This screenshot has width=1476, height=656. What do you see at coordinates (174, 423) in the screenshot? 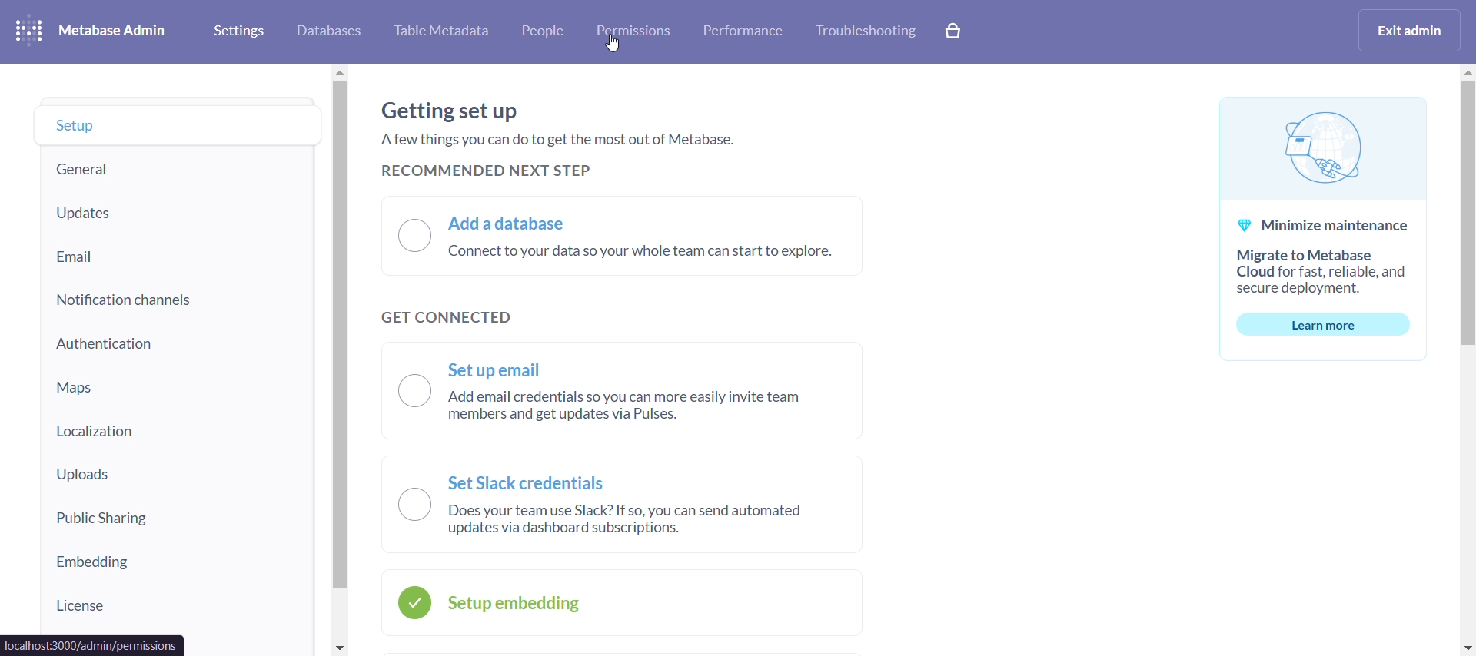
I see `localization` at bounding box center [174, 423].